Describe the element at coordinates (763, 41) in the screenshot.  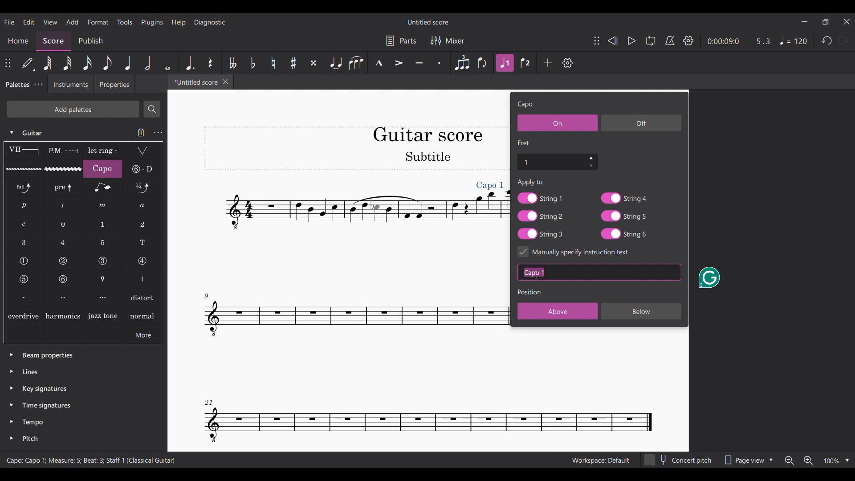
I see `Current ratio` at that location.